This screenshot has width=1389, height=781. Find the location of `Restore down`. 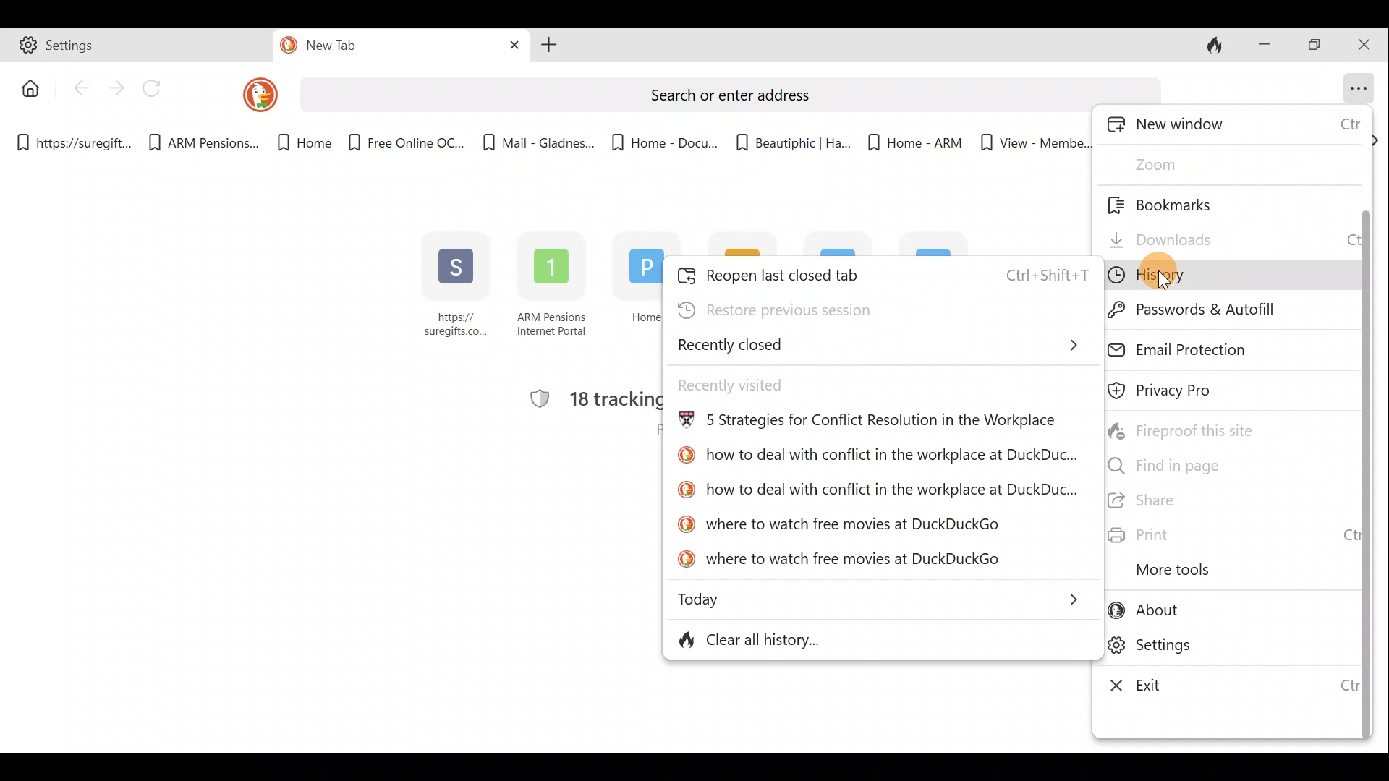

Restore down is located at coordinates (1317, 46).